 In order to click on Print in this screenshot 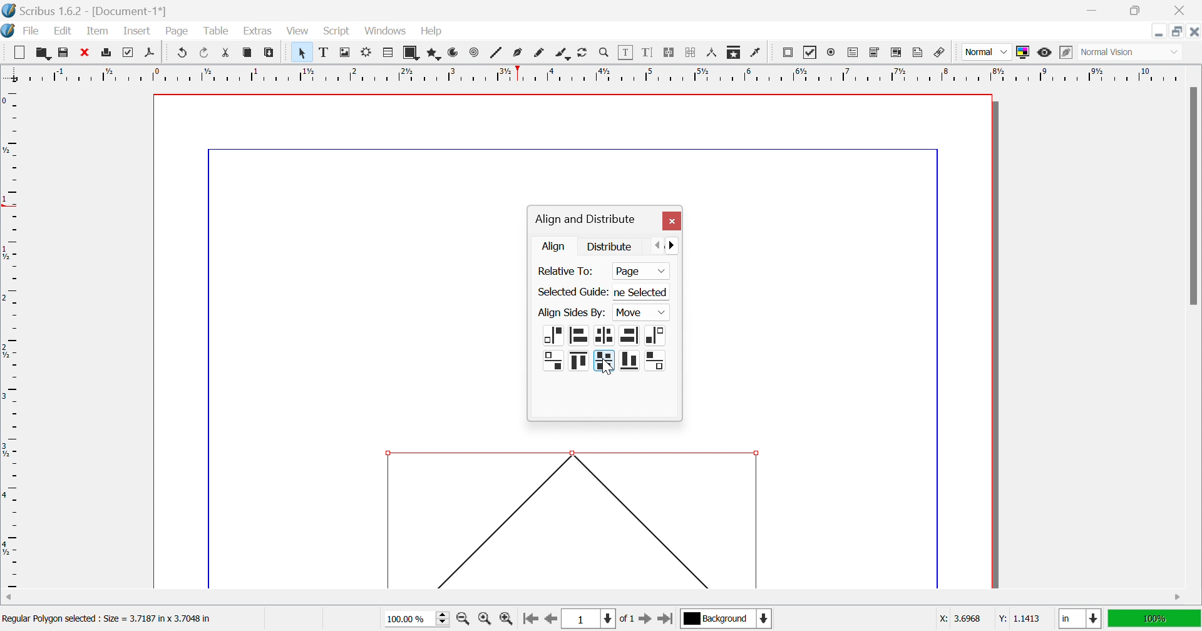, I will do `click(126, 53)`.